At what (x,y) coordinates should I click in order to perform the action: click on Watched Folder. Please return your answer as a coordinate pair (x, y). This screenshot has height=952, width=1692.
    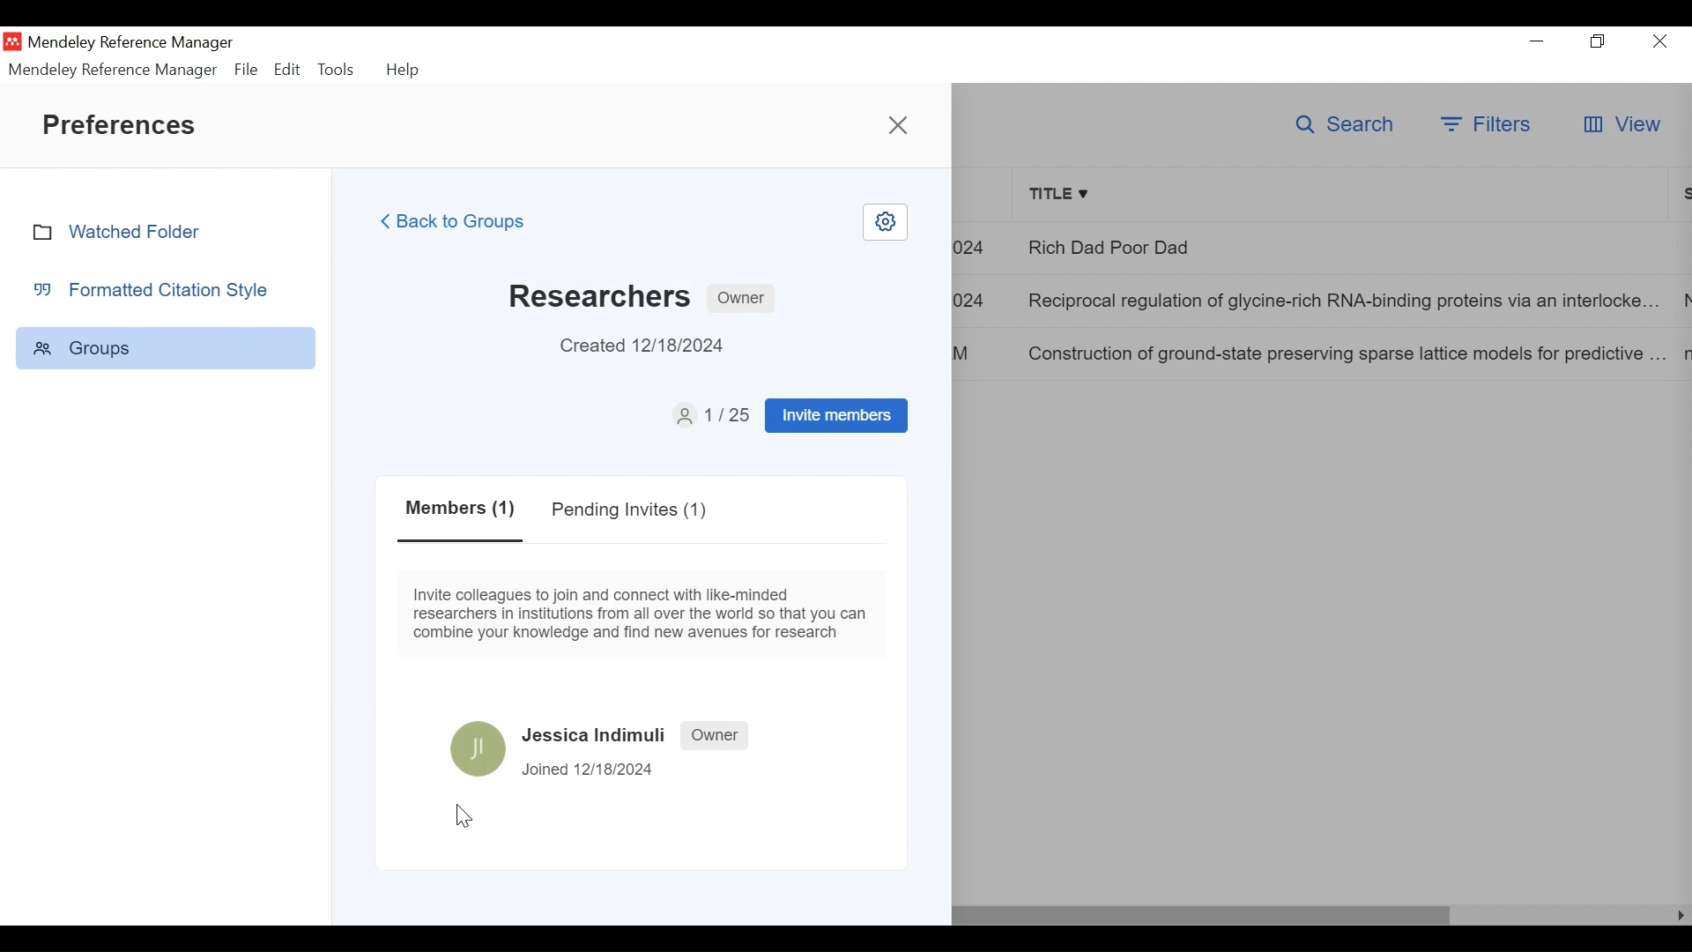
    Looking at the image, I should click on (125, 231).